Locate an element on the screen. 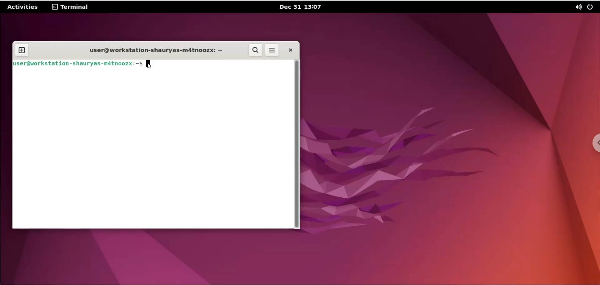  power options is located at coordinates (592, 7).